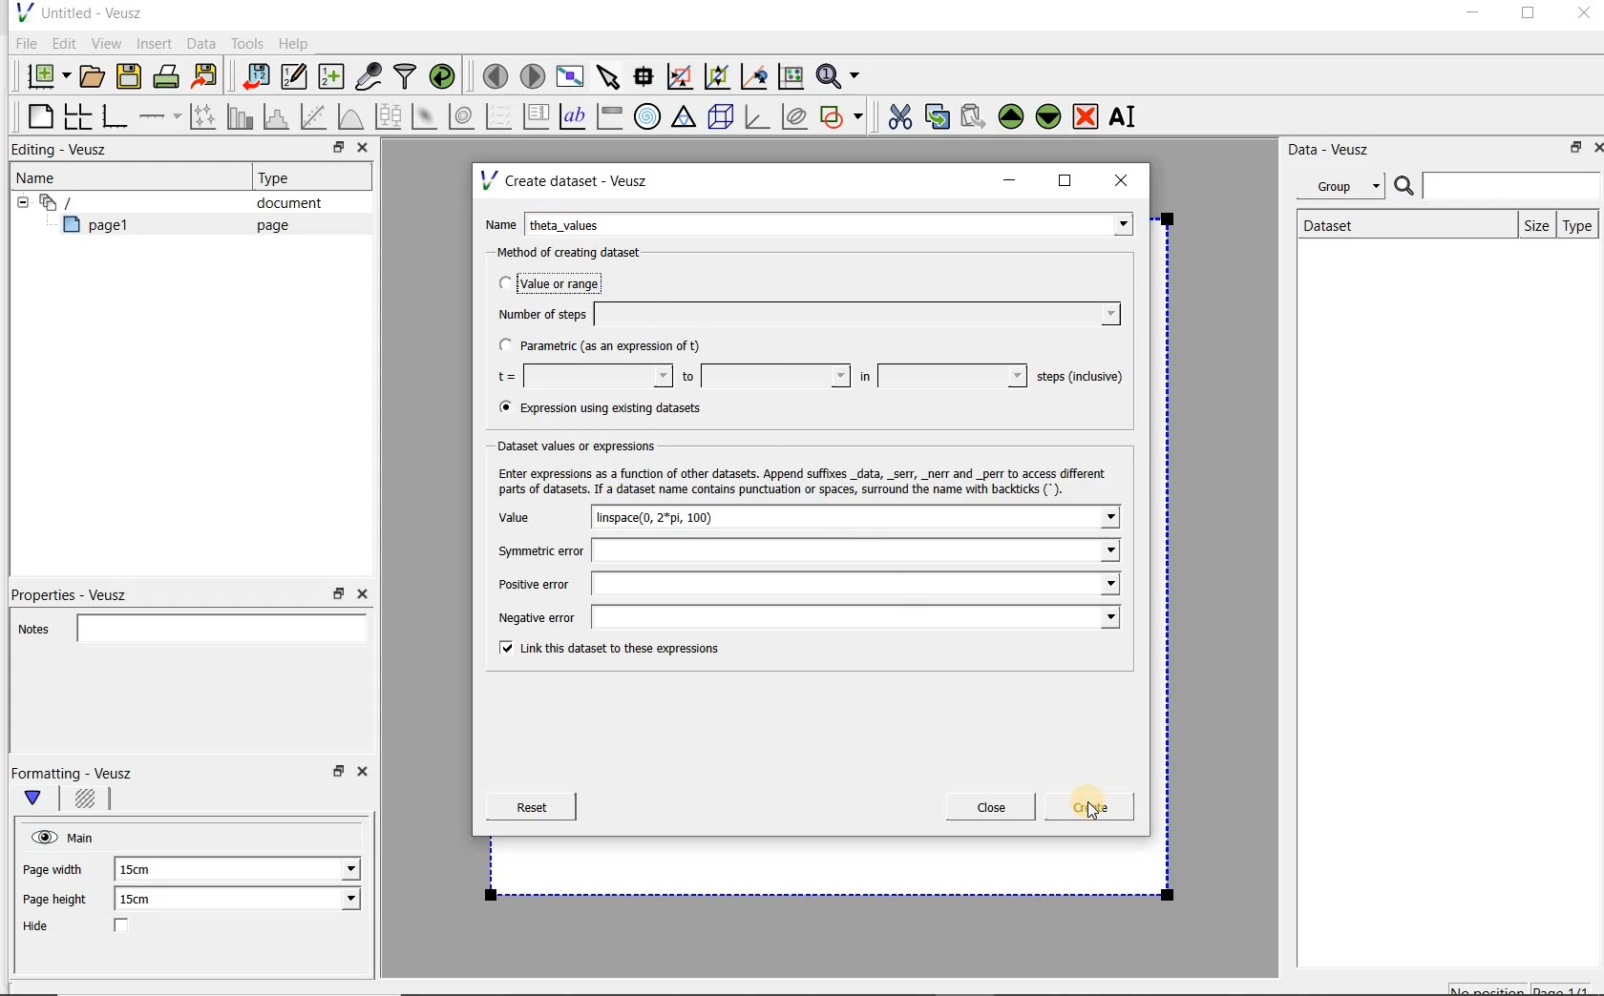 Image resolution: width=1604 pixels, height=996 pixels. What do you see at coordinates (279, 116) in the screenshot?
I see `histogram of a dataset` at bounding box center [279, 116].